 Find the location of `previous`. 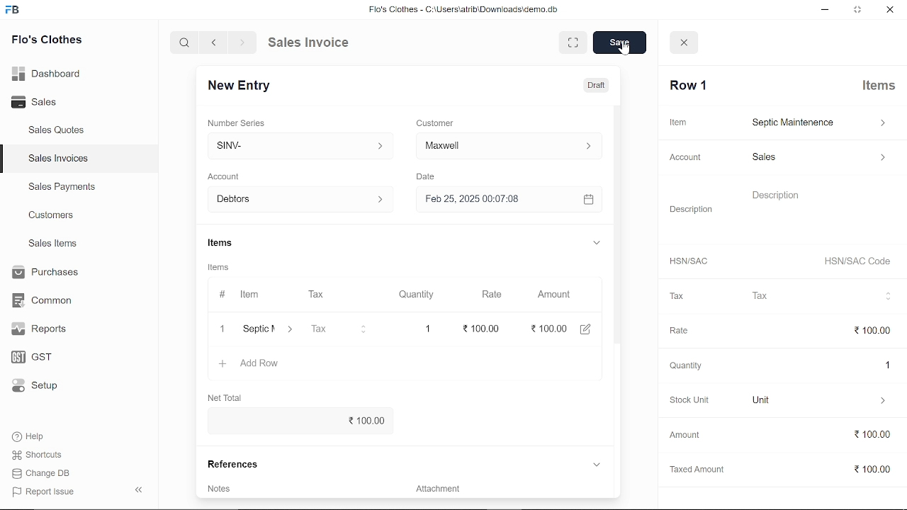

previous is located at coordinates (215, 42).